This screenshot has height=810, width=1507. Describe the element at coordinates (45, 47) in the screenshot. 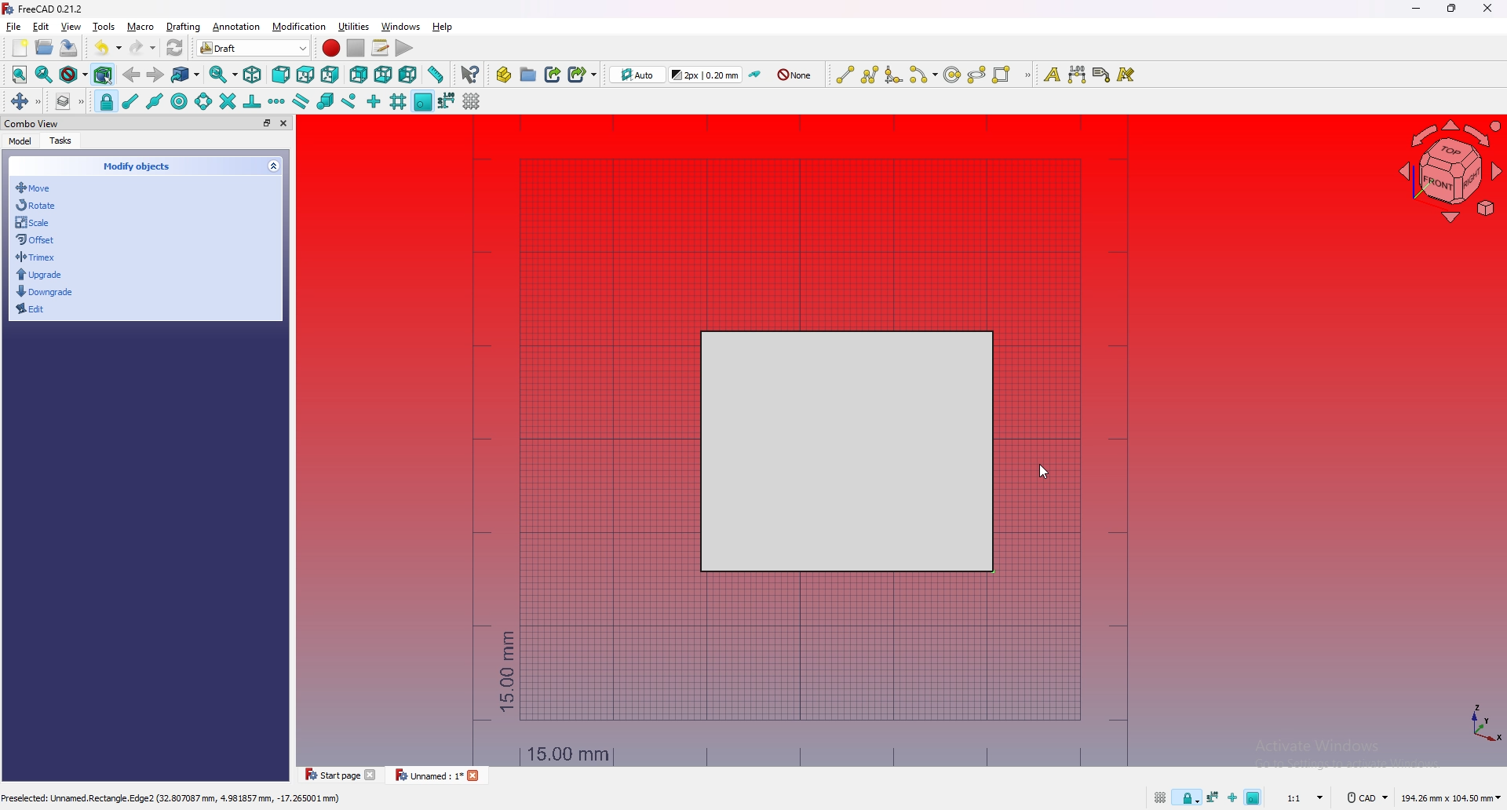

I see `open` at that location.